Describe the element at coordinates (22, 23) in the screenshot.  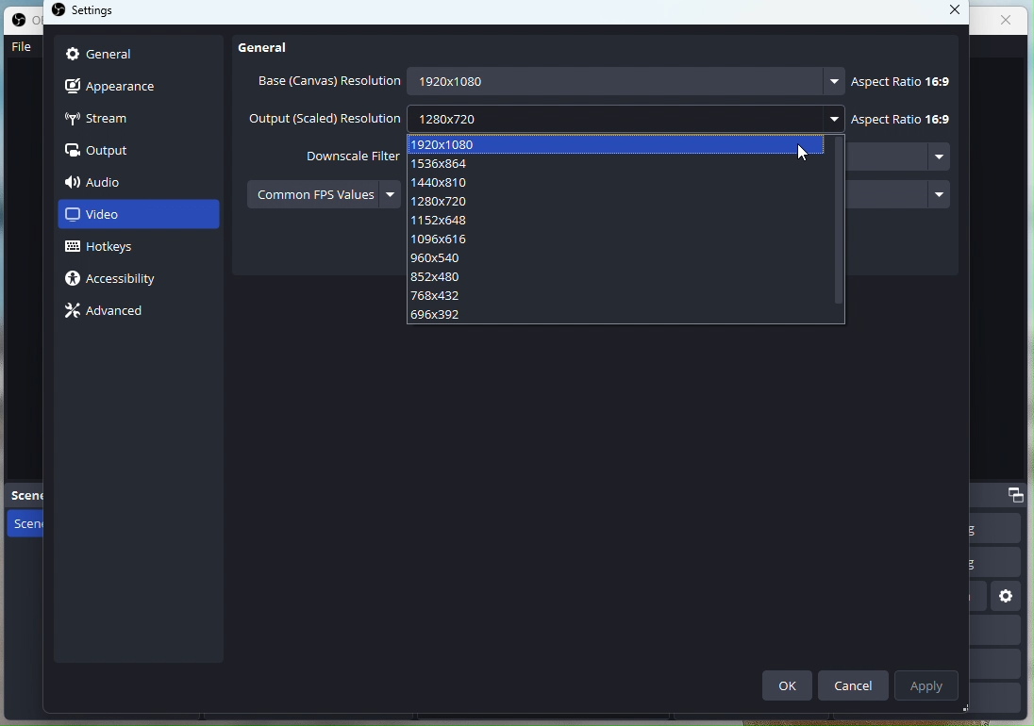
I see `OBS studio logo` at that location.